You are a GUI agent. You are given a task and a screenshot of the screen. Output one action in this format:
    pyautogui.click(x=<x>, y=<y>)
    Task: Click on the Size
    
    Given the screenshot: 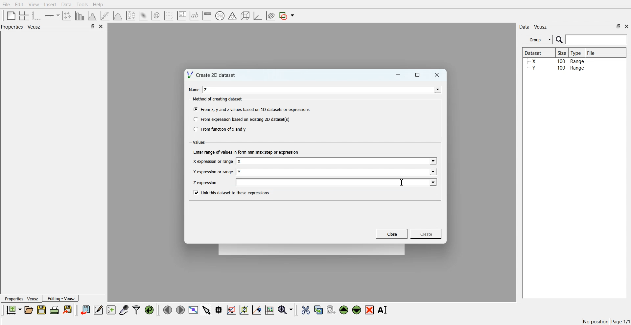 What is the action you would take?
    pyautogui.click(x=562, y=53)
    